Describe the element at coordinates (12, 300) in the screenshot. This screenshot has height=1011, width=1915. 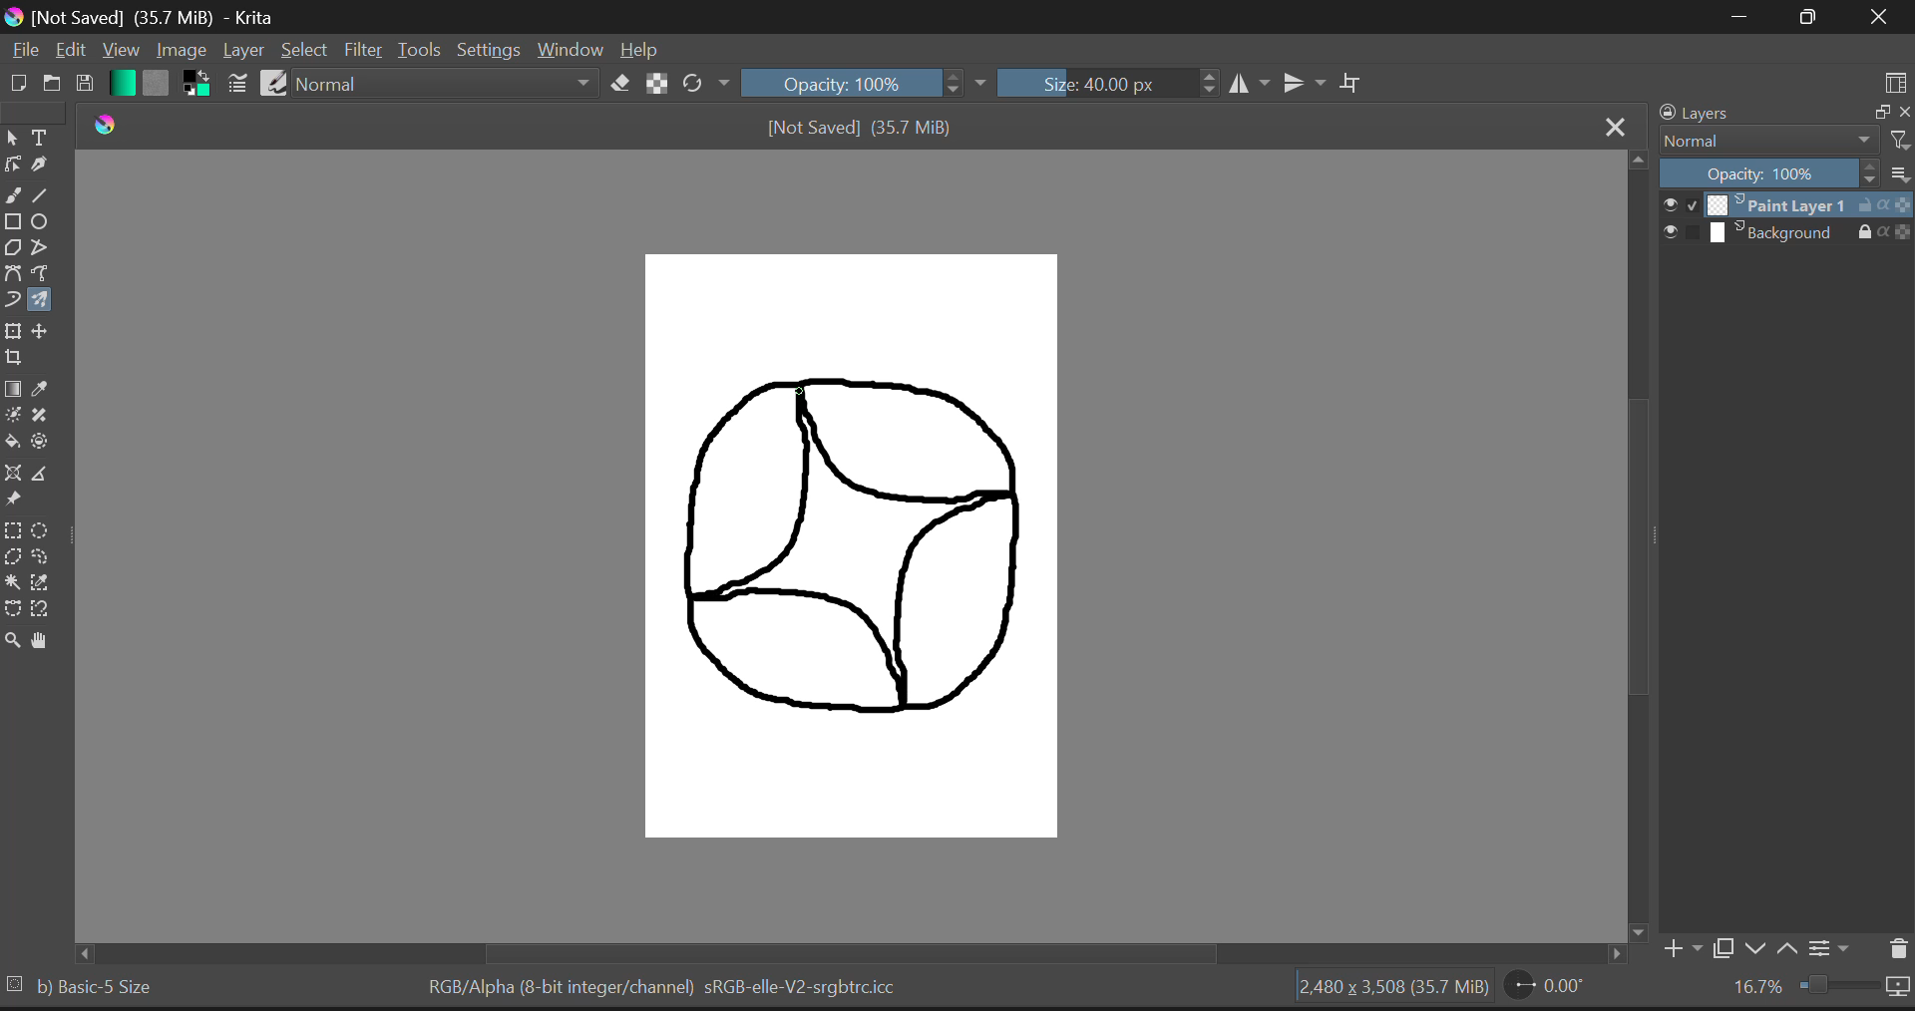
I see `Dynamic Brush` at that location.